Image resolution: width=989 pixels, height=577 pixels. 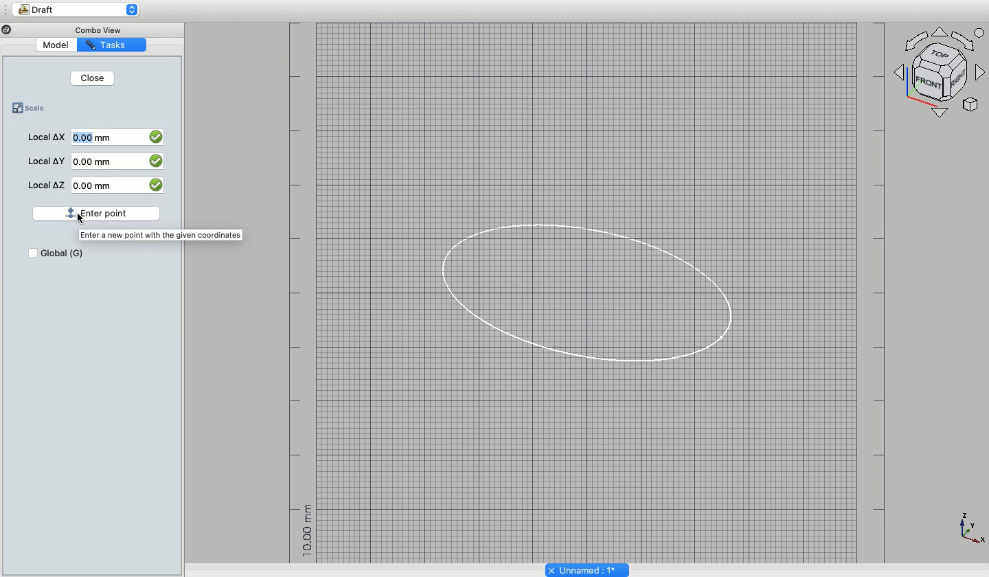 I want to click on 0.00 mm, so click(x=117, y=137).